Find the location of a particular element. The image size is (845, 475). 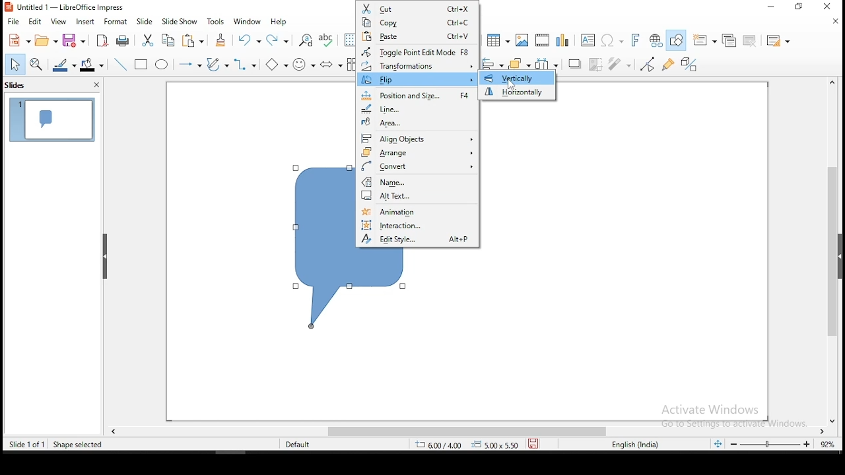

close pane is located at coordinates (96, 84).